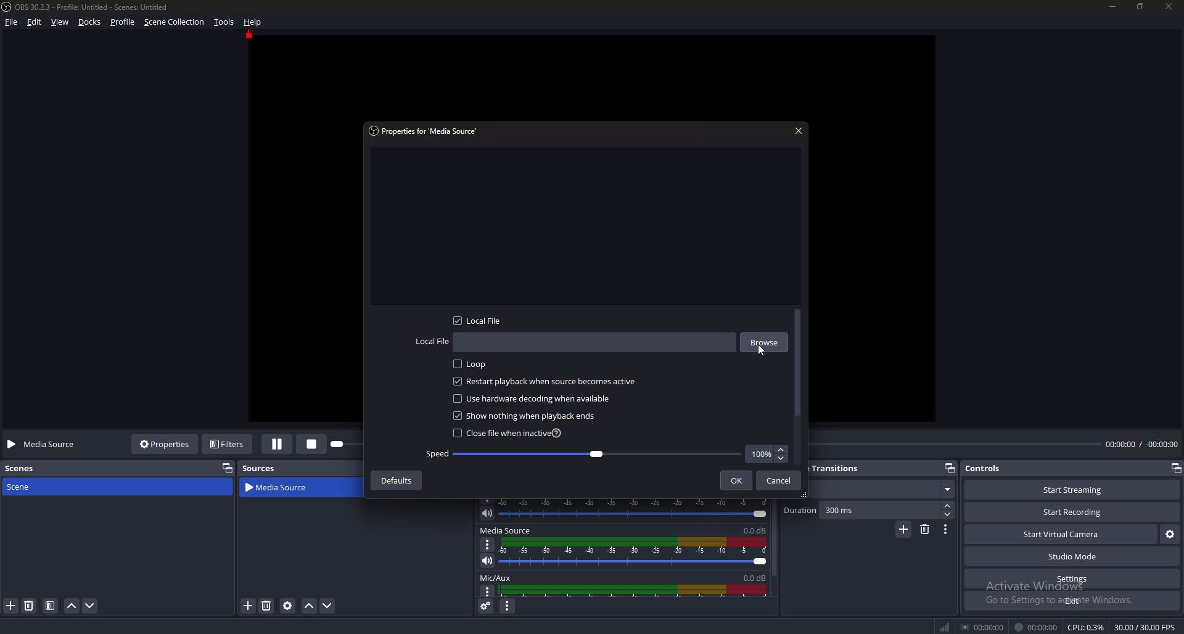 The image size is (1184, 634). What do you see at coordinates (289, 606) in the screenshot?
I see `Sources settings` at bounding box center [289, 606].